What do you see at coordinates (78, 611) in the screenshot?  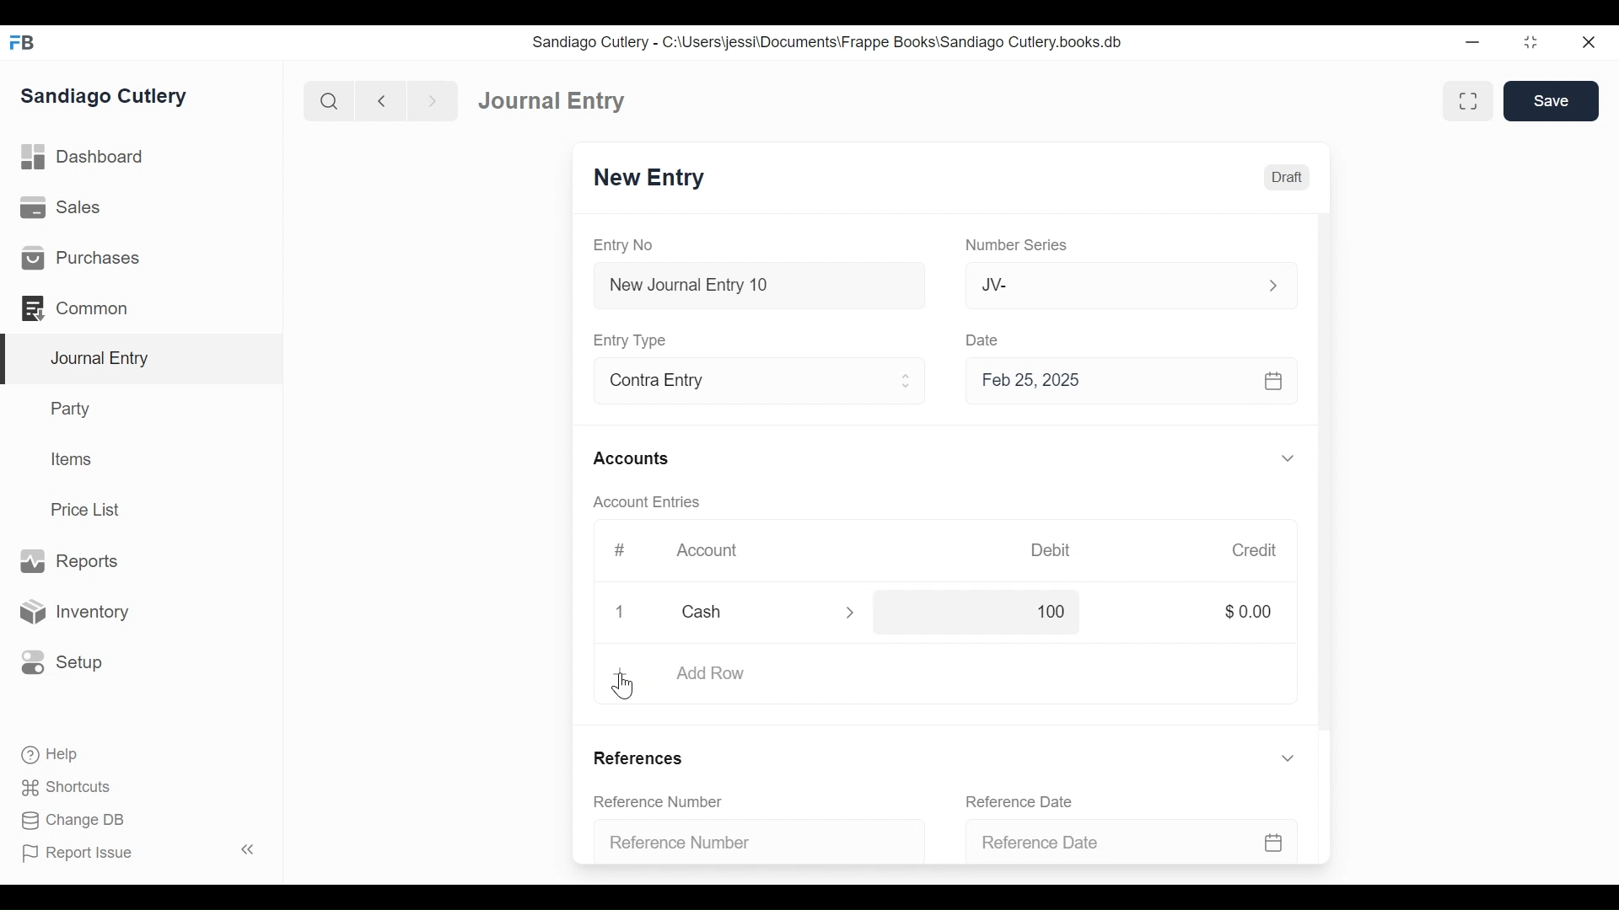 I see `Inventory` at bounding box center [78, 611].